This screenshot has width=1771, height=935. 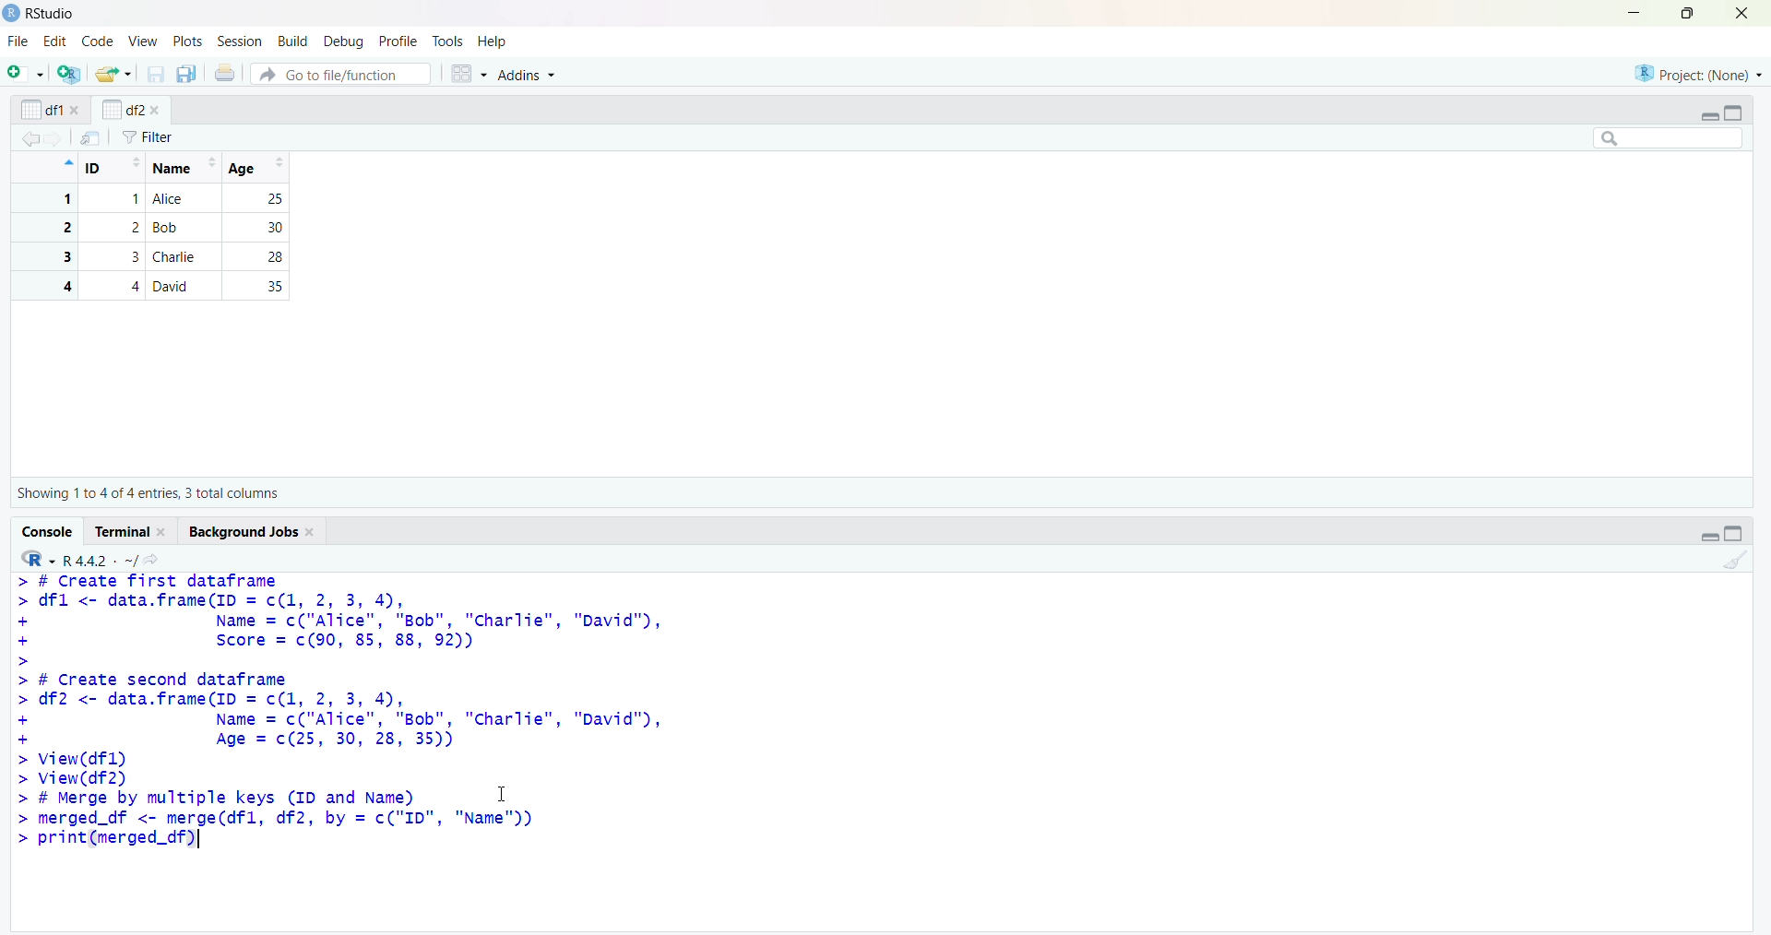 I want to click on RStudio, so click(x=53, y=14).